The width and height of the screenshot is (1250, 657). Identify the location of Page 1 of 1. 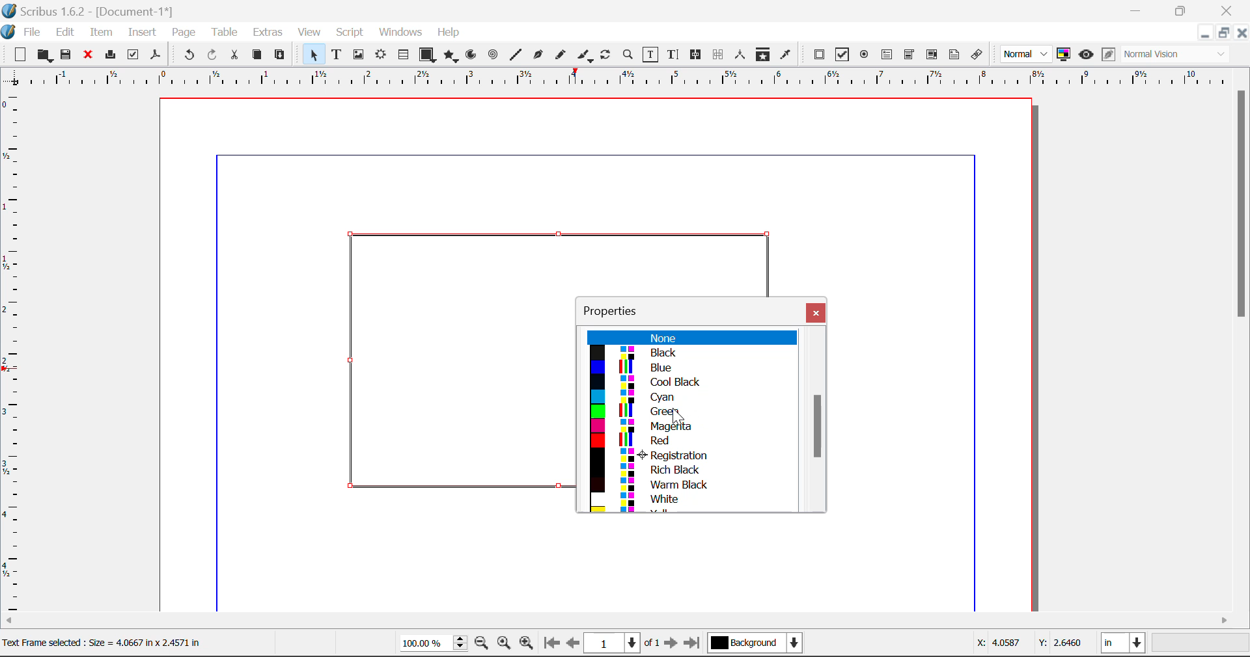
(624, 643).